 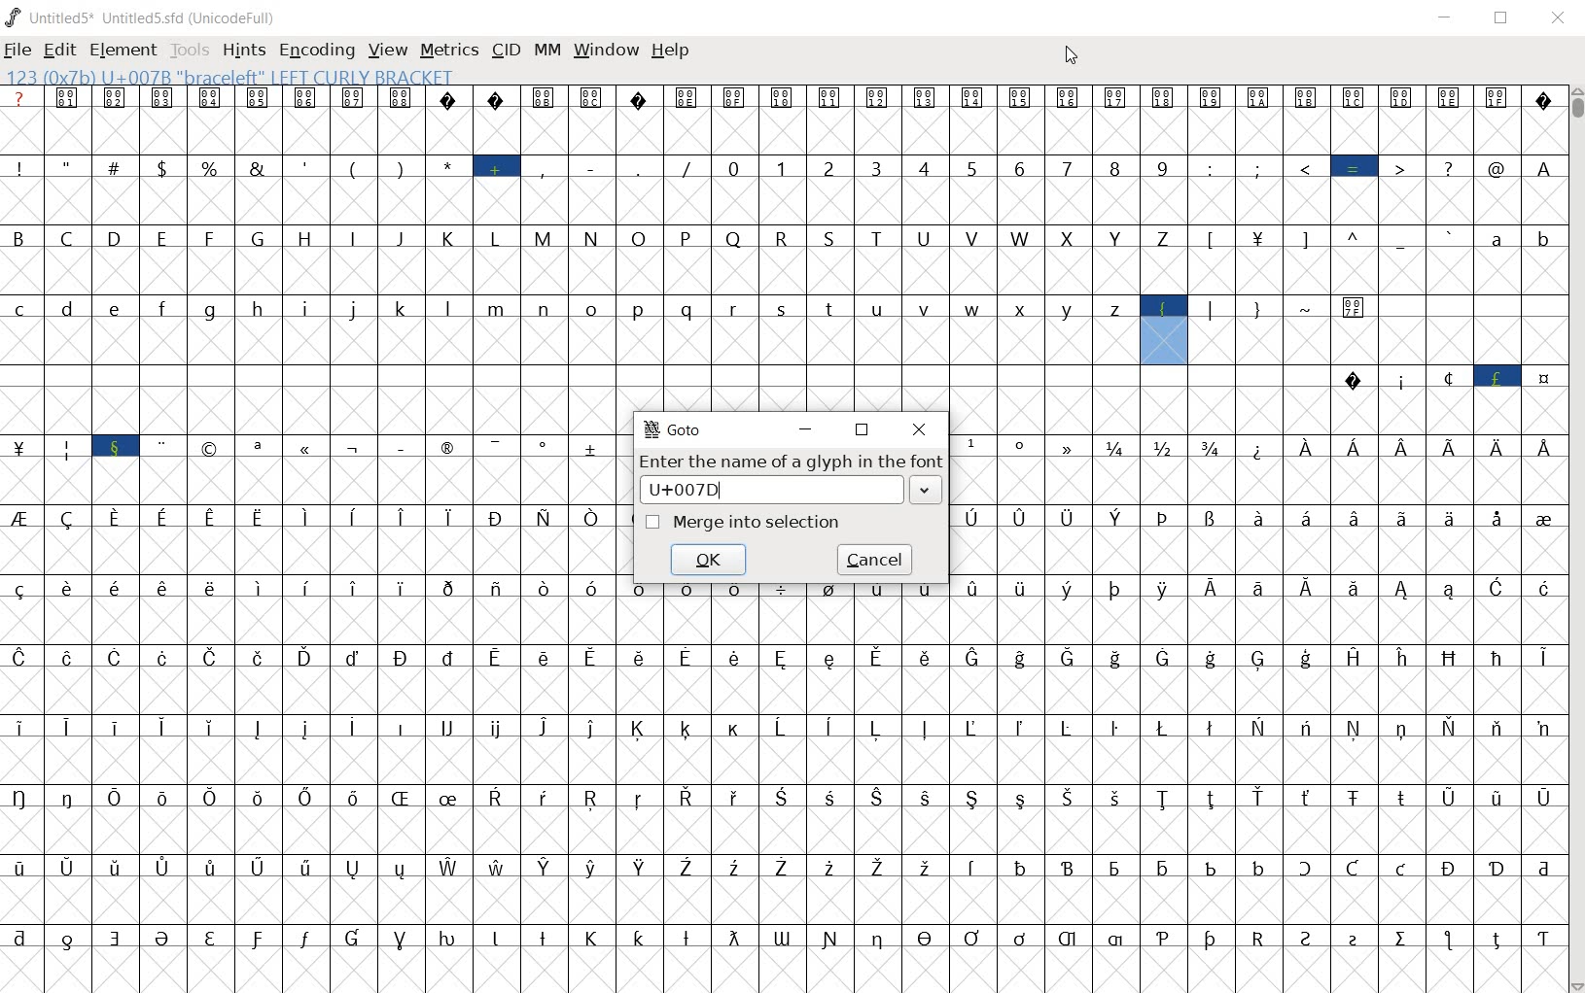 I want to click on ENCODING, so click(x=316, y=51).